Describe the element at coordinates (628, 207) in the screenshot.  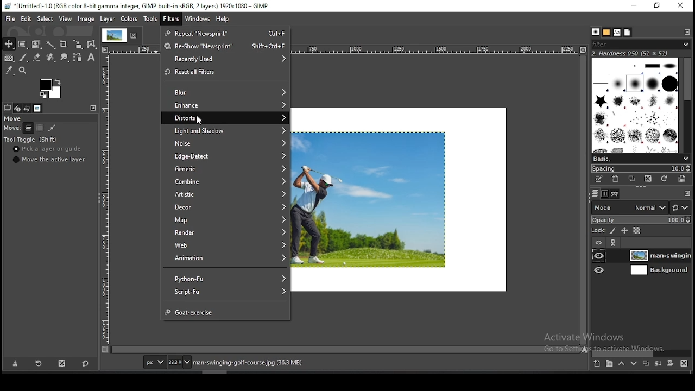
I see `blend mode` at that location.